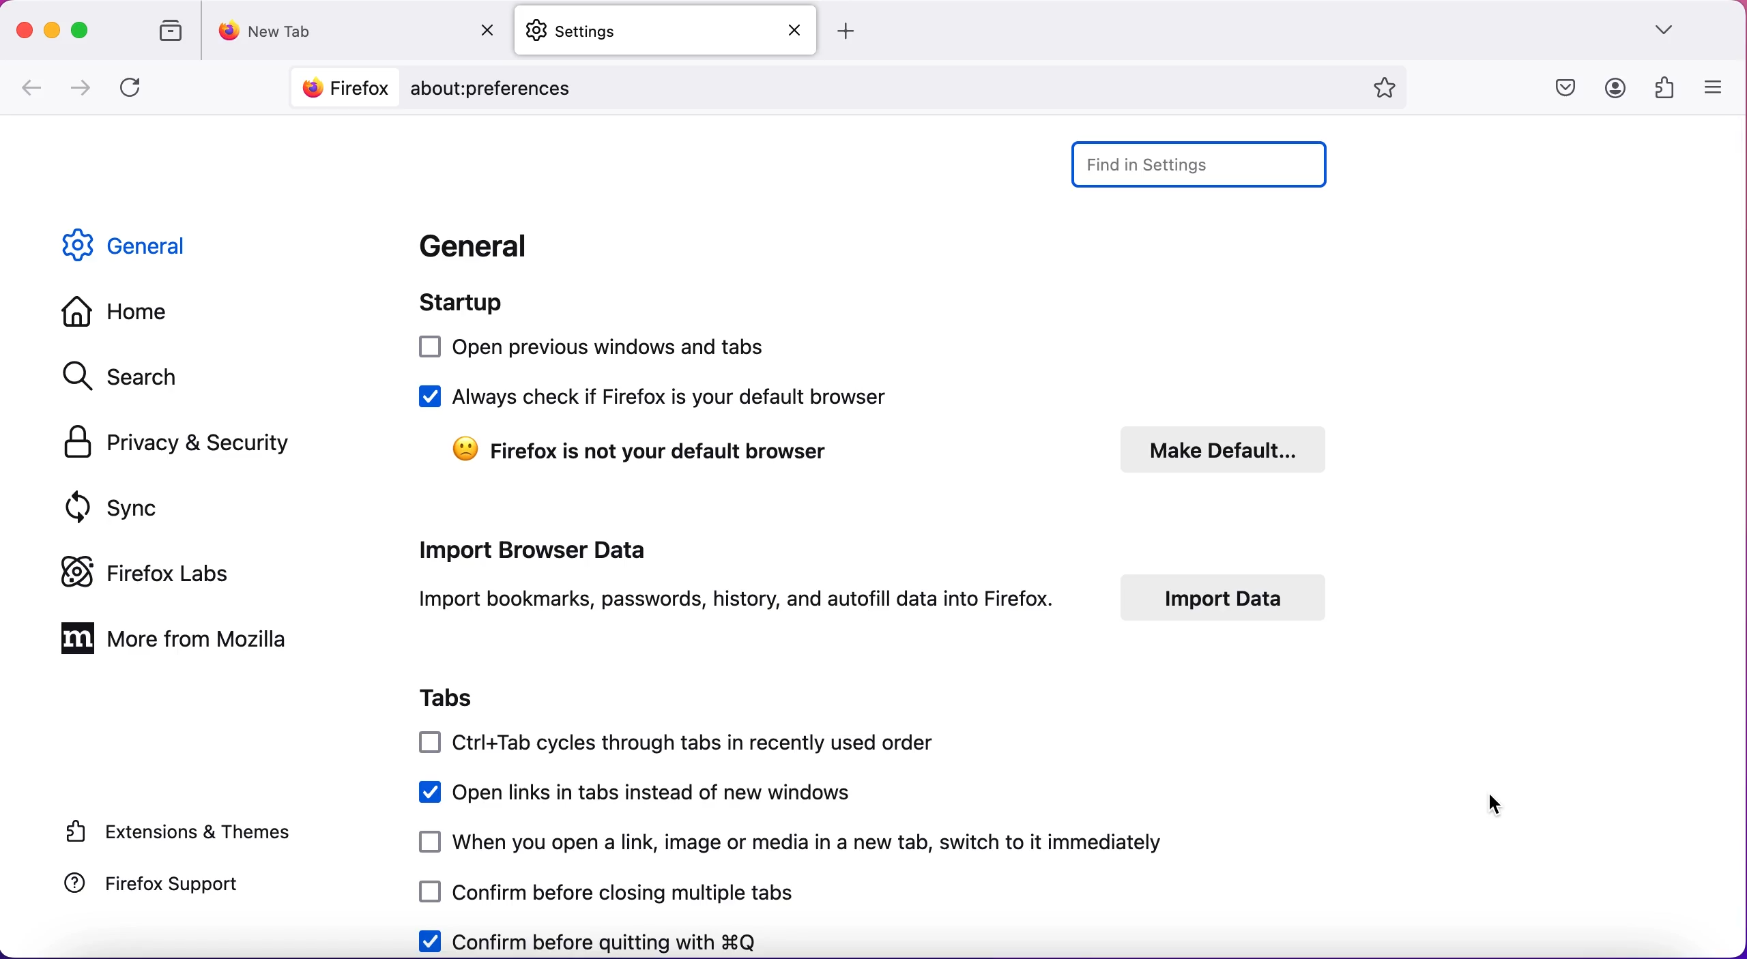  Describe the element at coordinates (188, 444) in the screenshot. I see `privacy and security` at that location.